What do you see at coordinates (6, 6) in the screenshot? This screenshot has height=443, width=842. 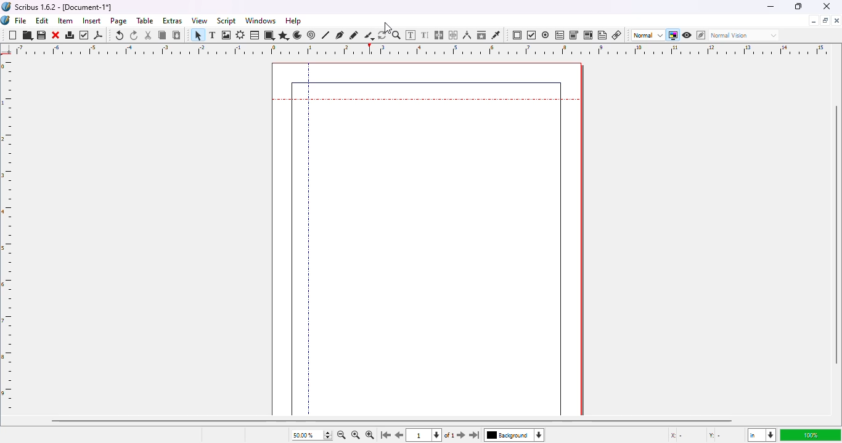 I see `logo` at bounding box center [6, 6].